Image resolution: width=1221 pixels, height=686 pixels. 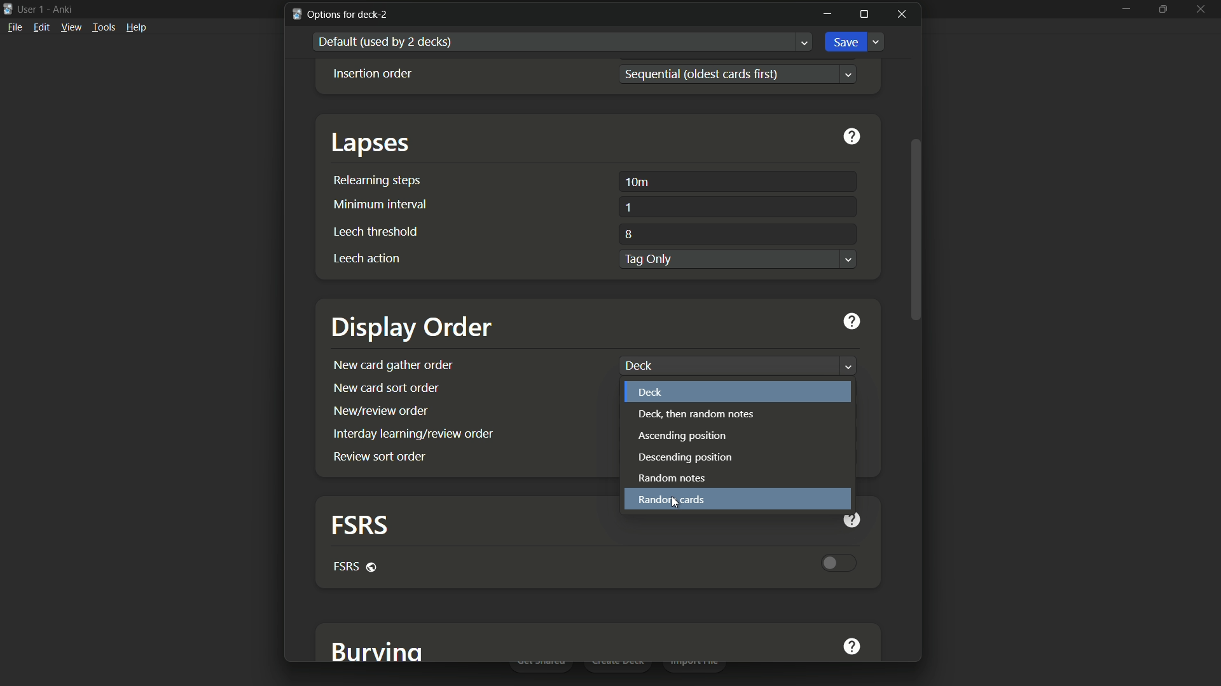 What do you see at coordinates (877, 43) in the screenshot?
I see `Dropdown` at bounding box center [877, 43].